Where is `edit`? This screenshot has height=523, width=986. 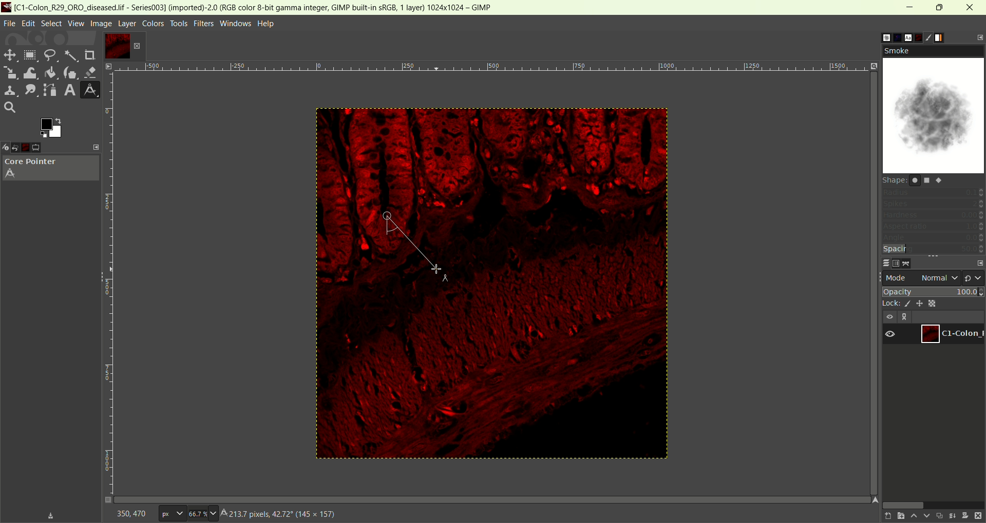
edit is located at coordinates (29, 24).